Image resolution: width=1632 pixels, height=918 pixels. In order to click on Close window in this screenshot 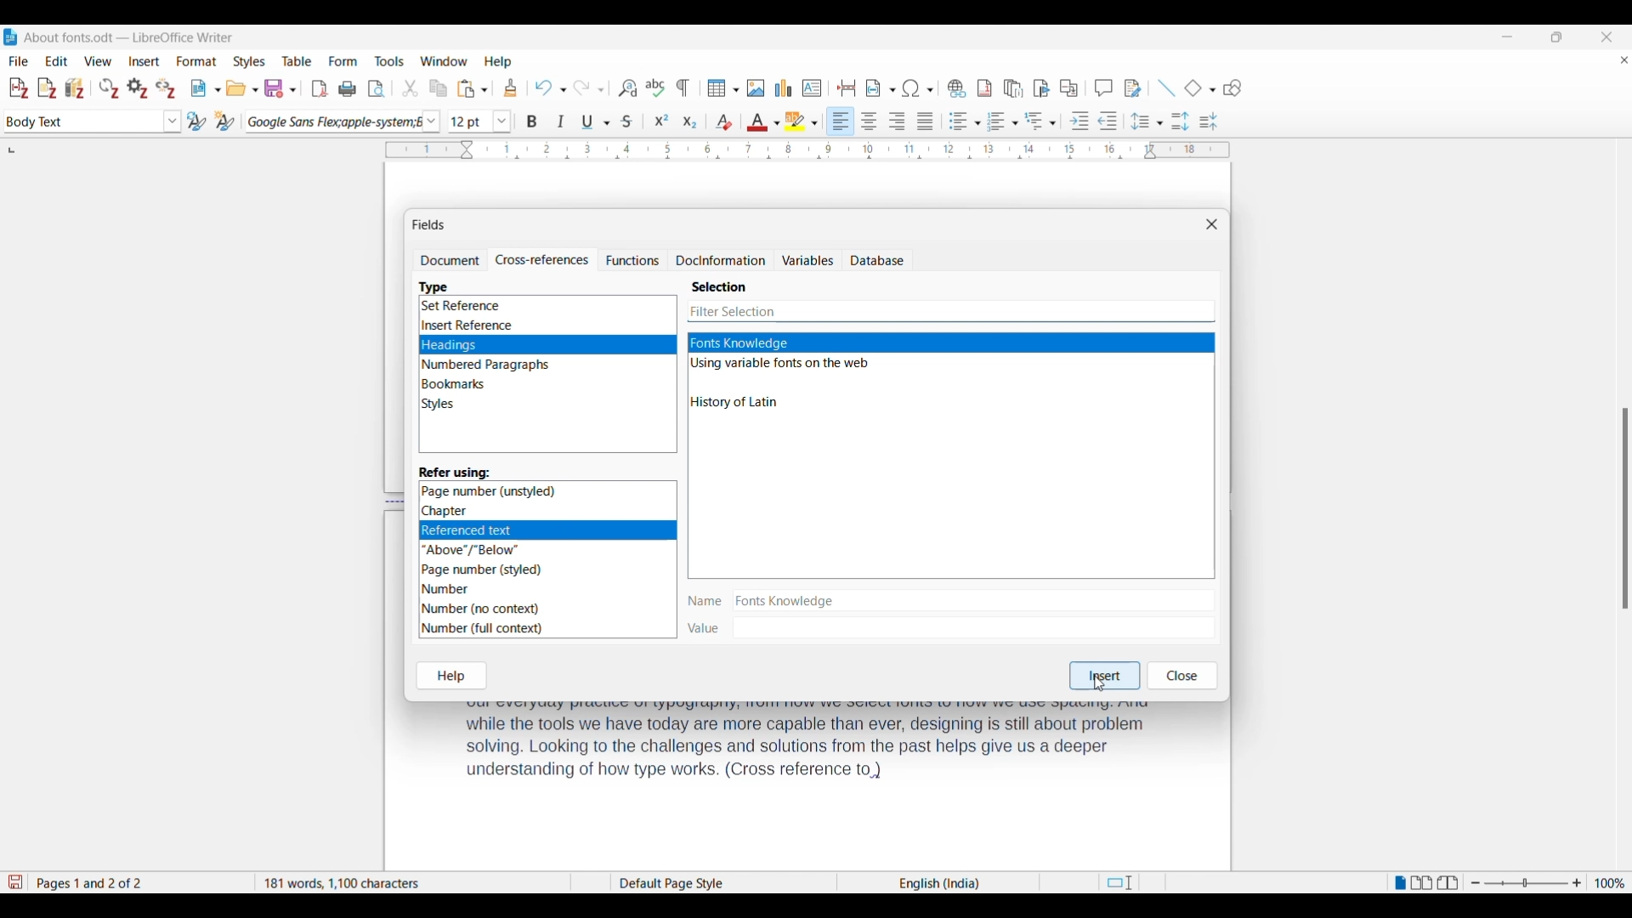, I will do `click(1213, 224)`.